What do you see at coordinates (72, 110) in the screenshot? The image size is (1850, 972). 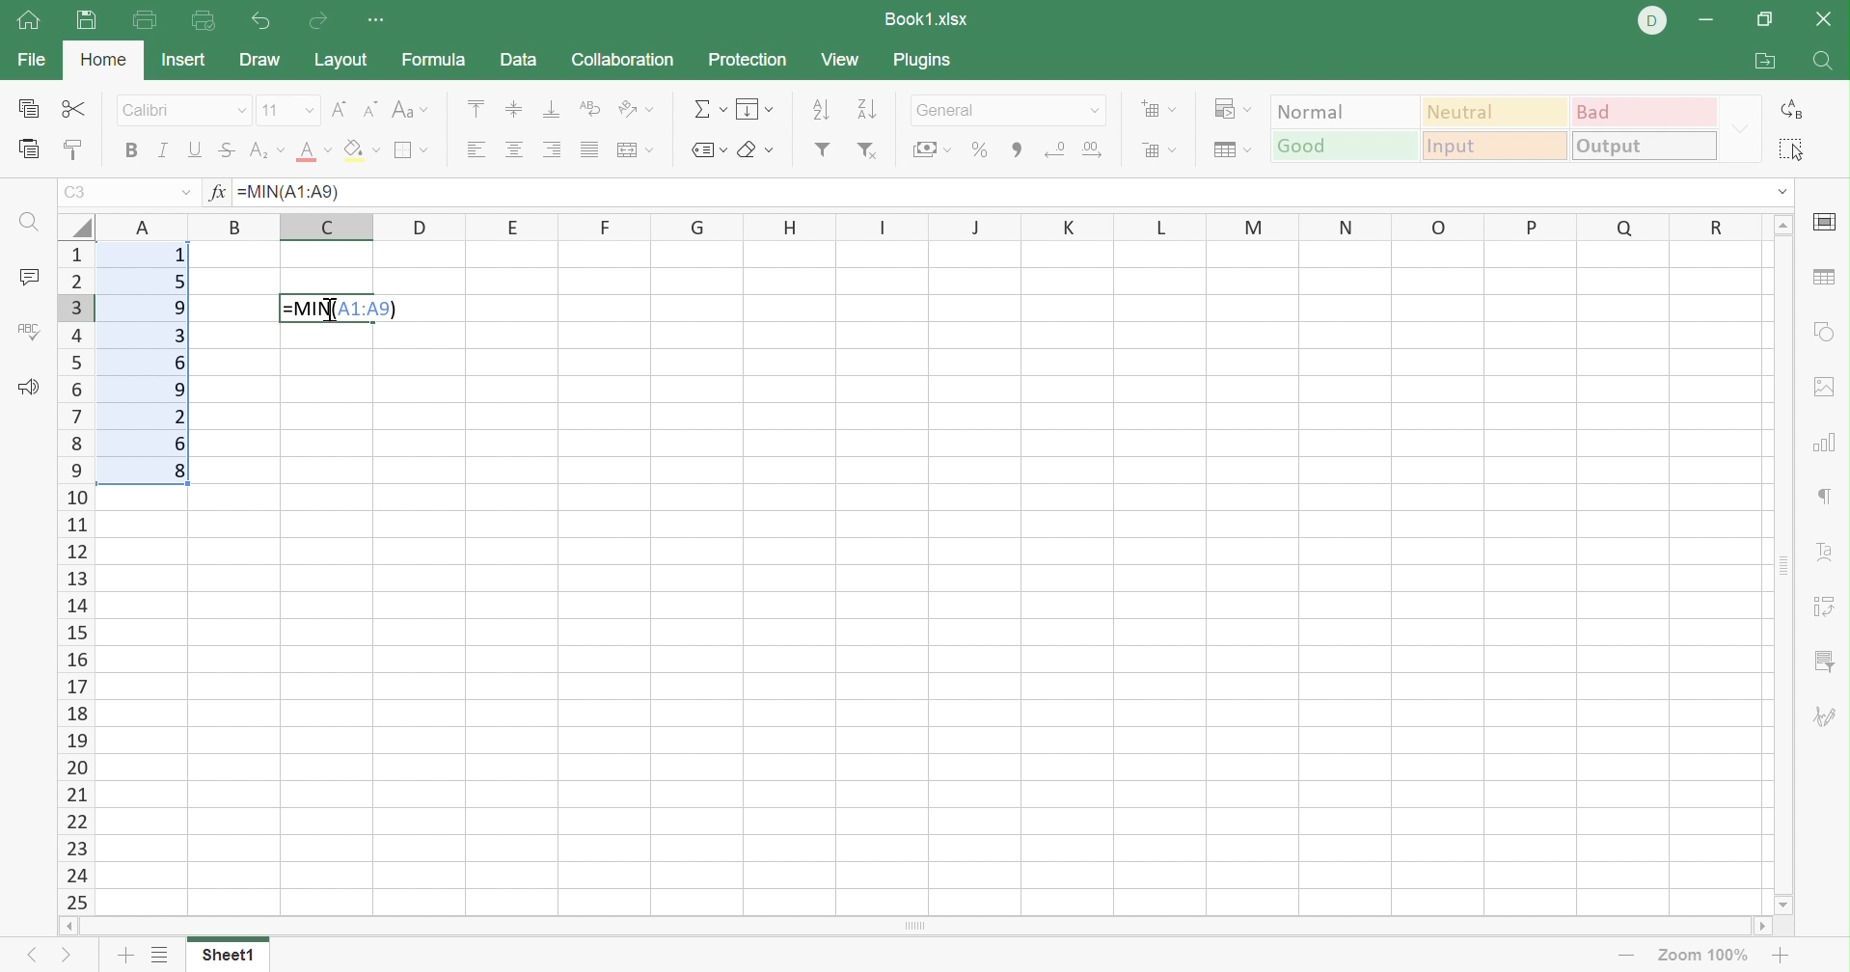 I see `Cut` at bounding box center [72, 110].